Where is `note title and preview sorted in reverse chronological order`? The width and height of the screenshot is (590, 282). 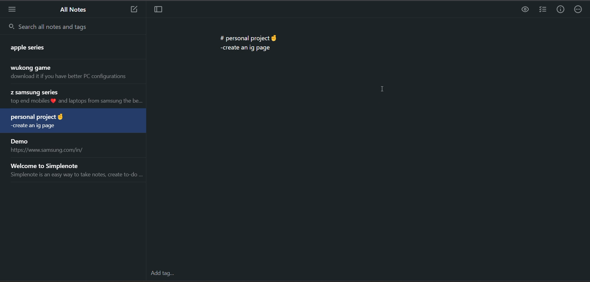
note title and preview sorted in reverse chronological order is located at coordinates (33, 47).